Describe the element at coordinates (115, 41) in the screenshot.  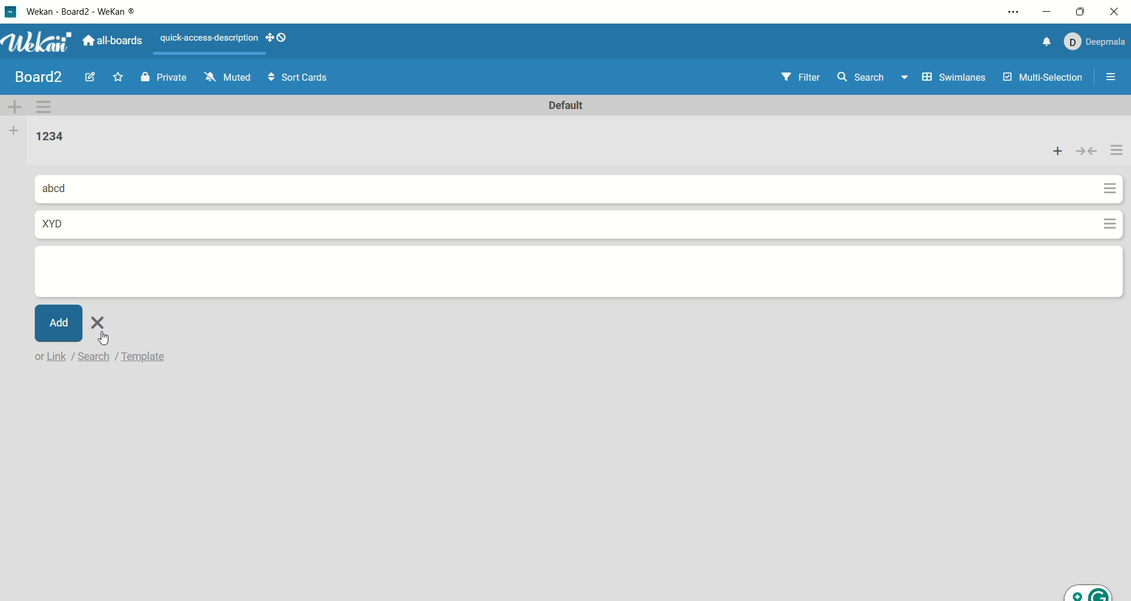
I see `all boards` at that location.